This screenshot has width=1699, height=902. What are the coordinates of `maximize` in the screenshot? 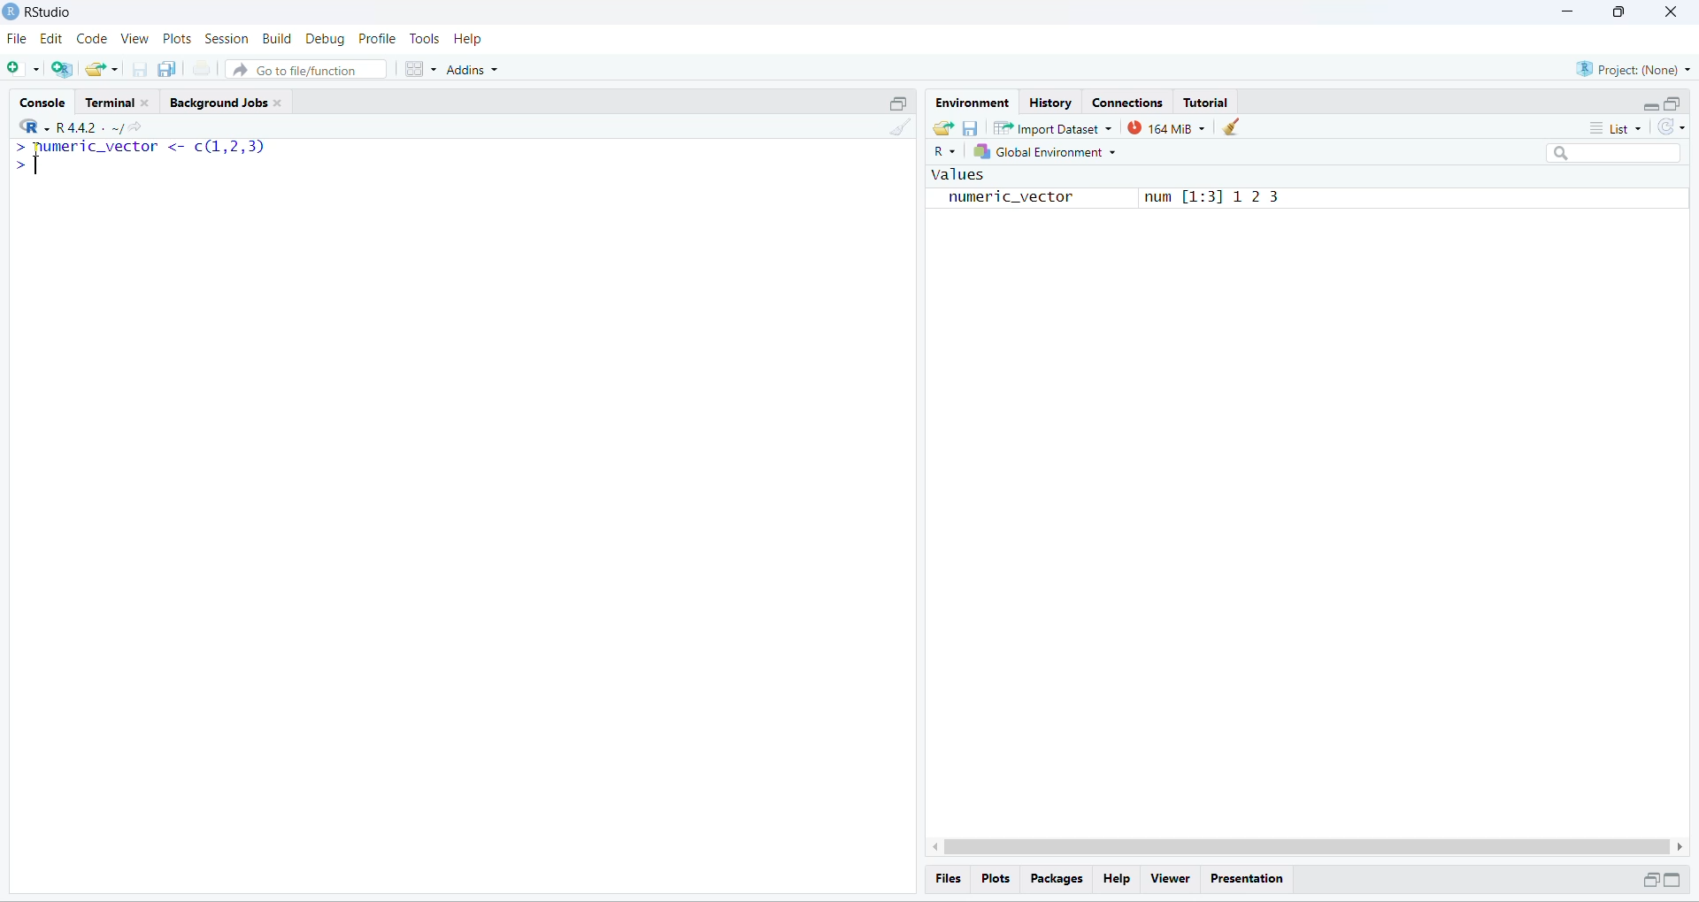 It's located at (1672, 103).